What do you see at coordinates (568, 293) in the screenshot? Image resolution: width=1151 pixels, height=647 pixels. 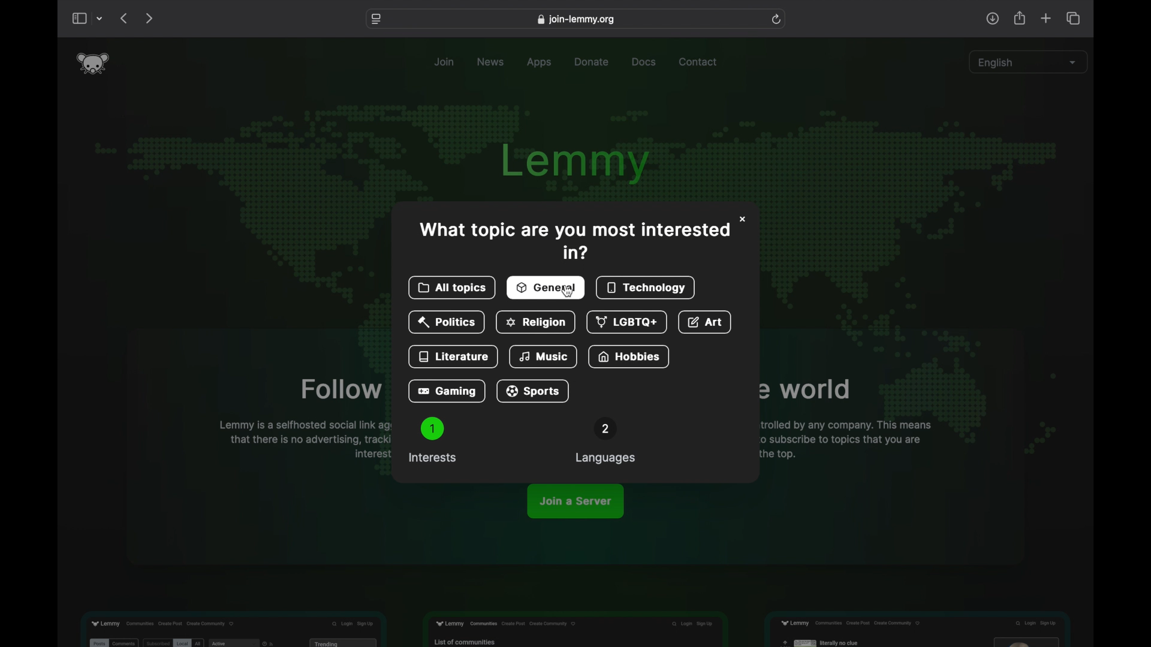 I see `cursor` at bounding box center [568, 293].